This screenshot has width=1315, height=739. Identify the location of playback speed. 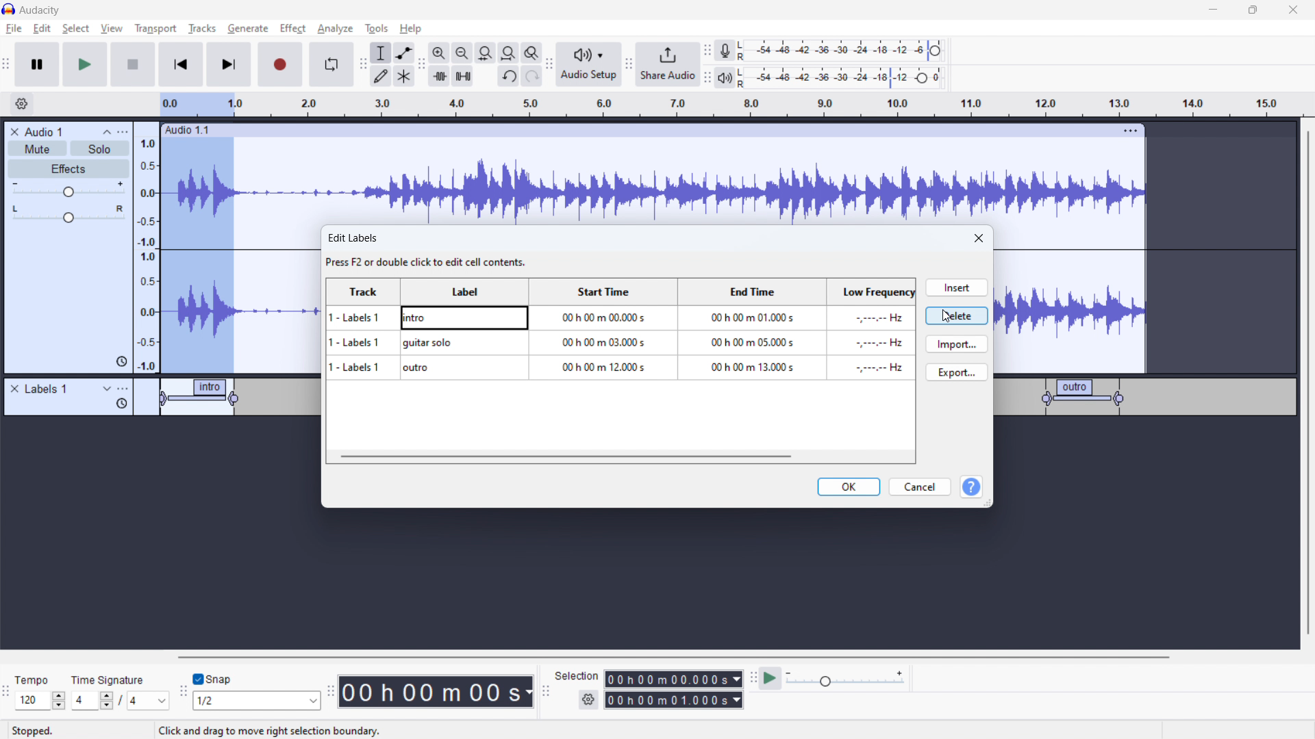
(844, 678).